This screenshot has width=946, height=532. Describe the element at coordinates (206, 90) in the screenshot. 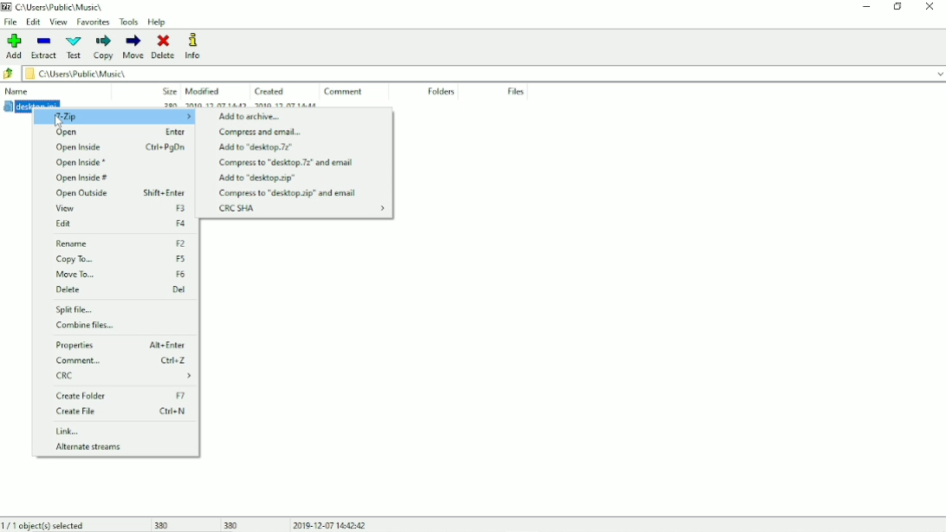

I see `Modified` at that location.